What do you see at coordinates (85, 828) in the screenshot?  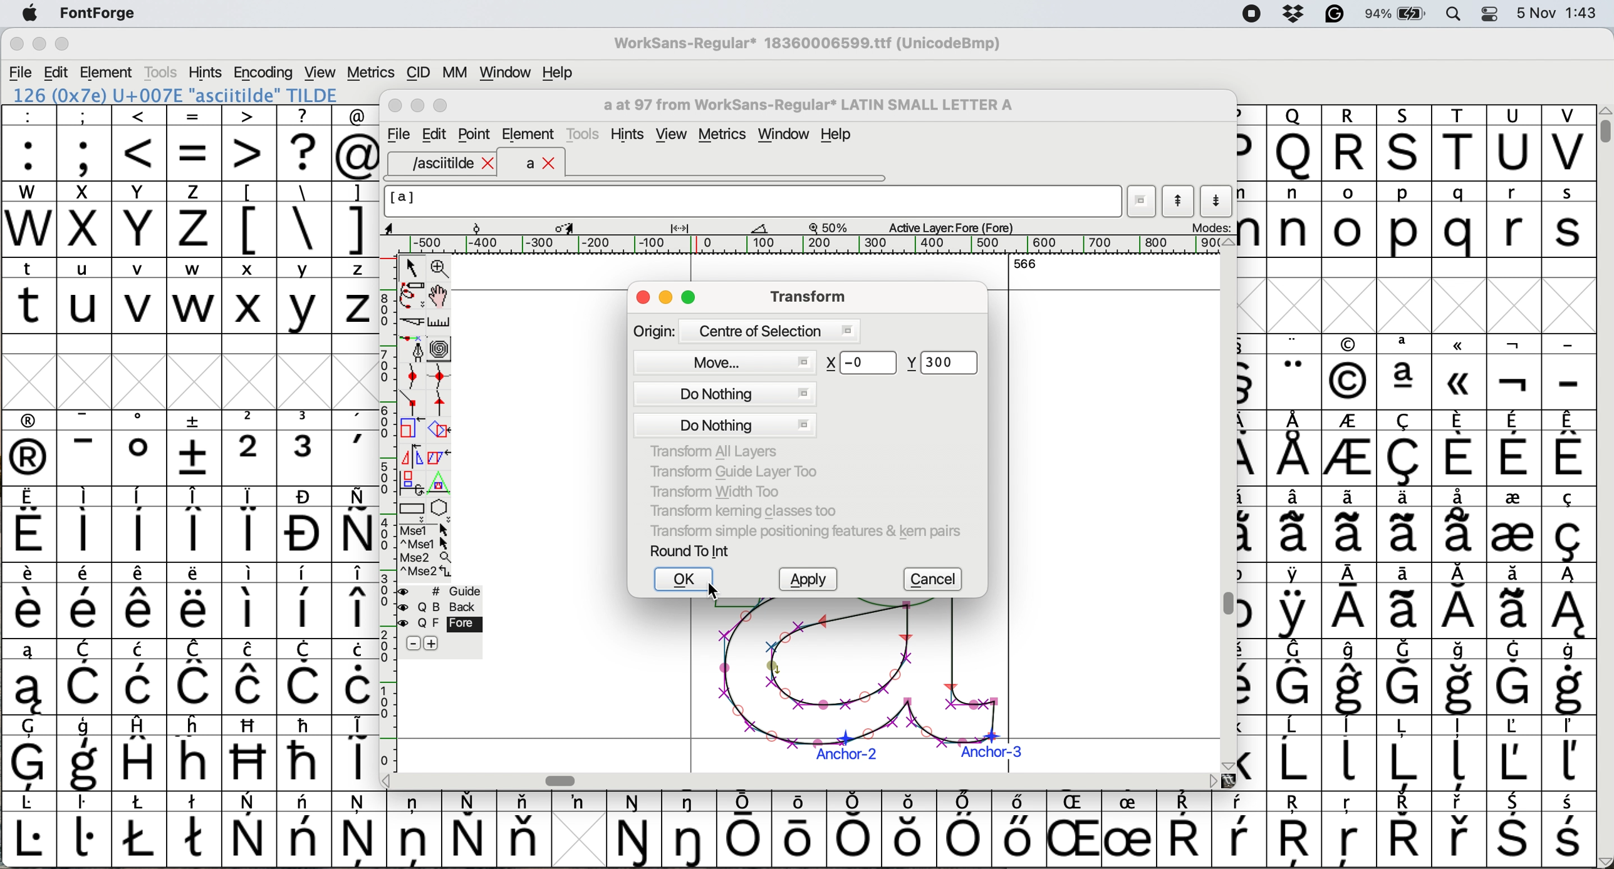 I see `symbol` at bounding box center [85, 828].